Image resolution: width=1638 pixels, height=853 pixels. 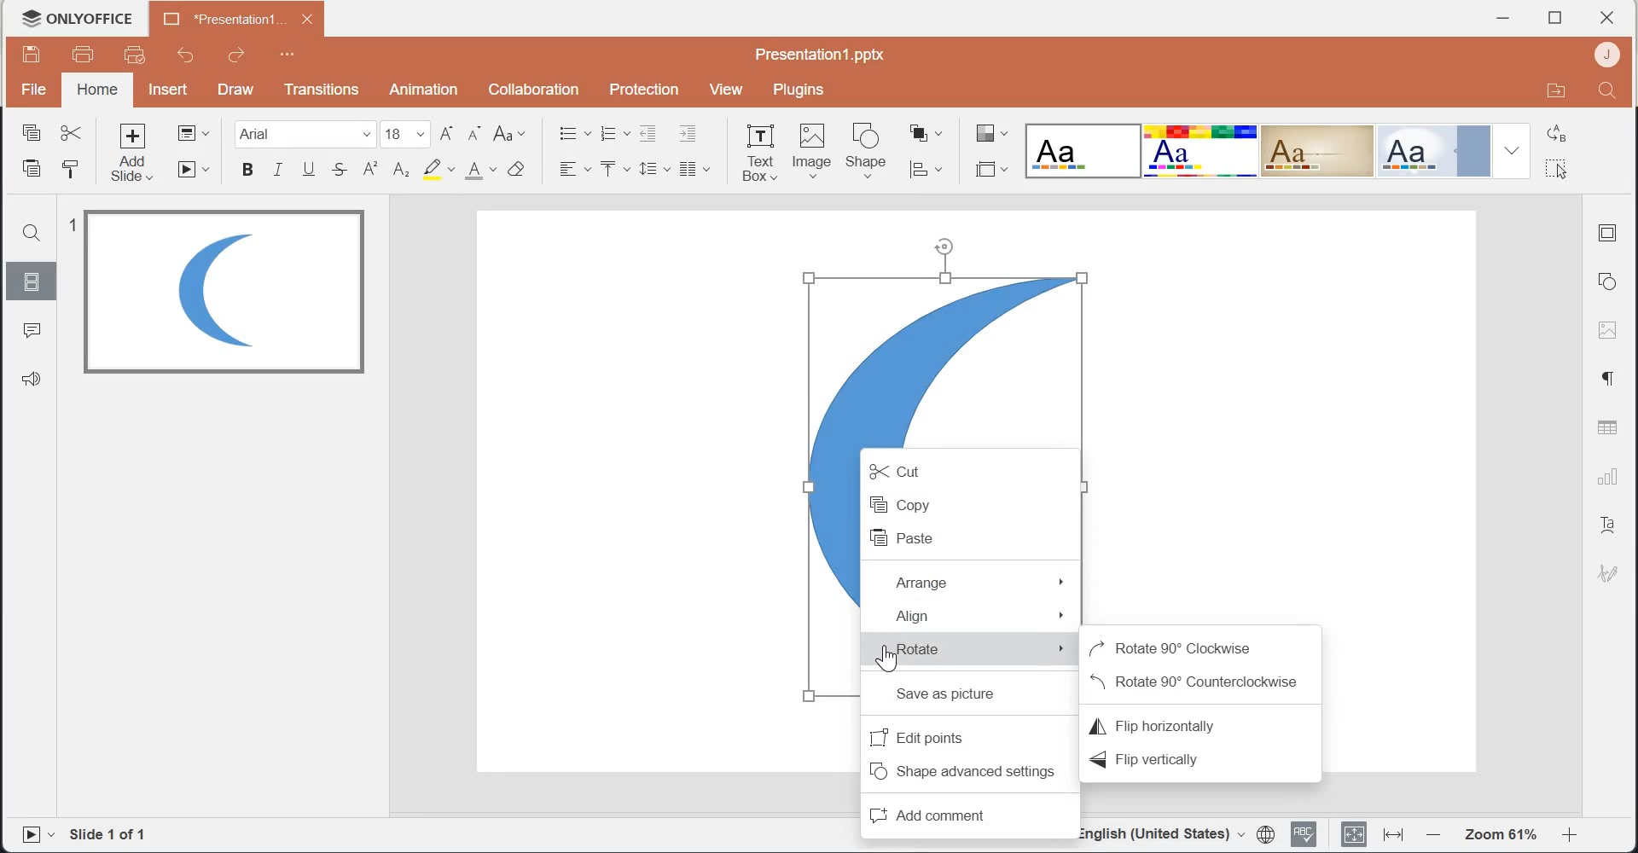 I want to click on Fit to slide, so click(x=1352, y=836).